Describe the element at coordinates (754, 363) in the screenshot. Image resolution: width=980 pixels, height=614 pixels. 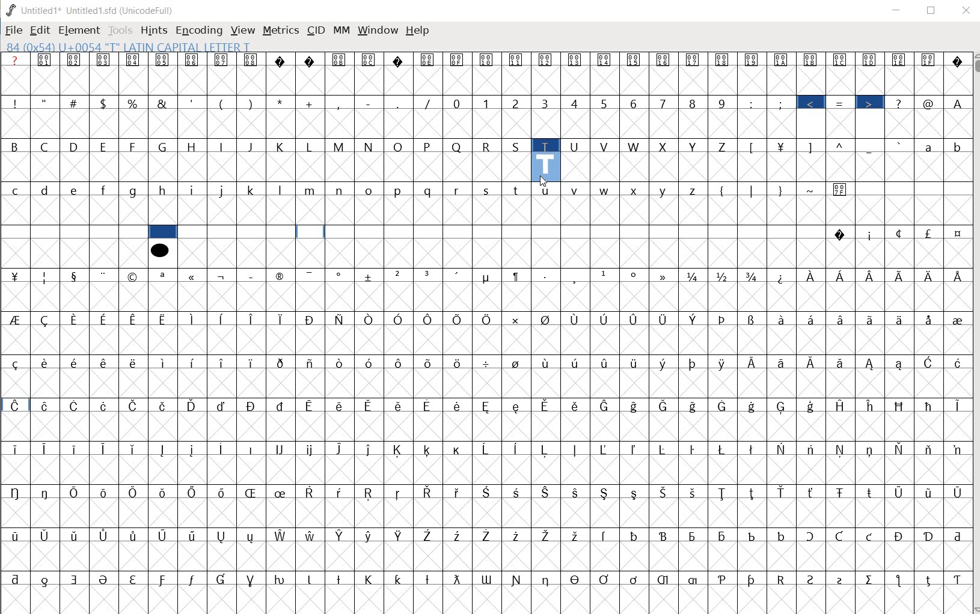
I see `Symbol` at that location.